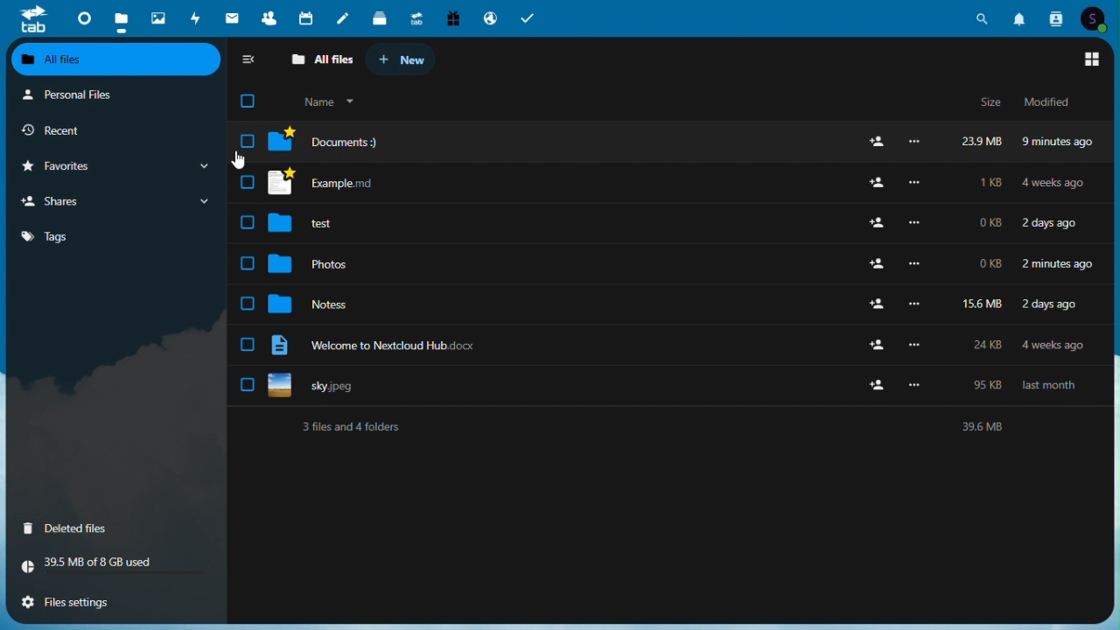 The height and width of the screenshot is (630, 1120). I want to click on Mouse pointer, so click(237, 160).